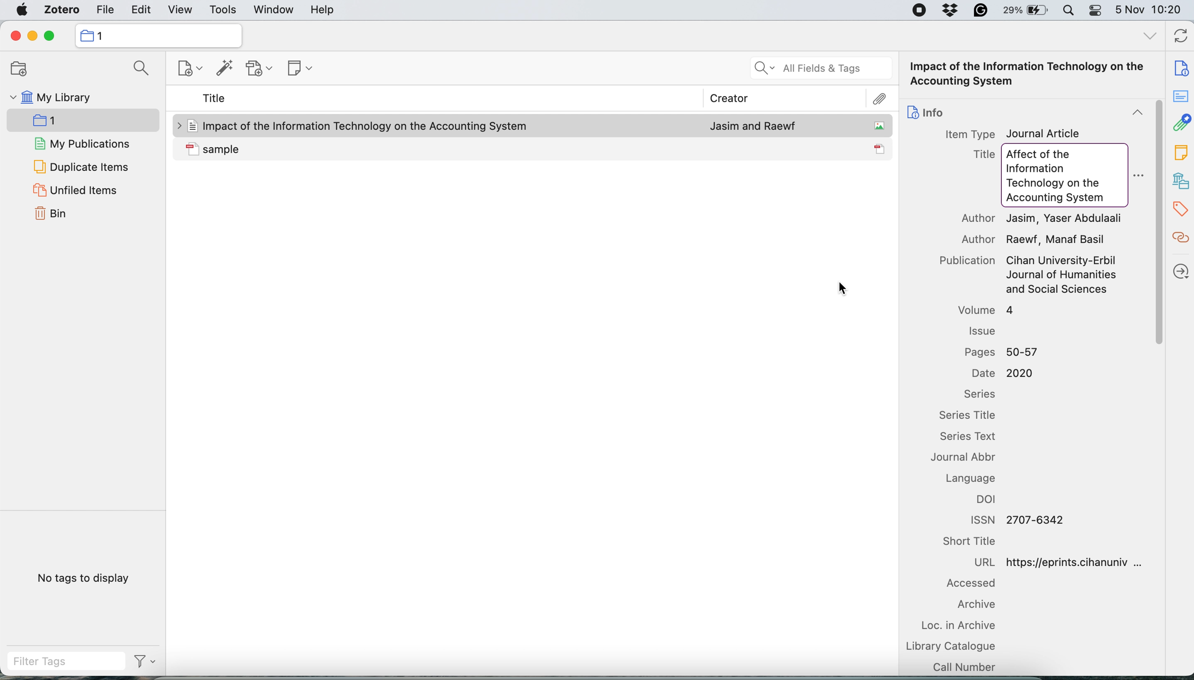  I want to click on attachment, so click(879, 99).